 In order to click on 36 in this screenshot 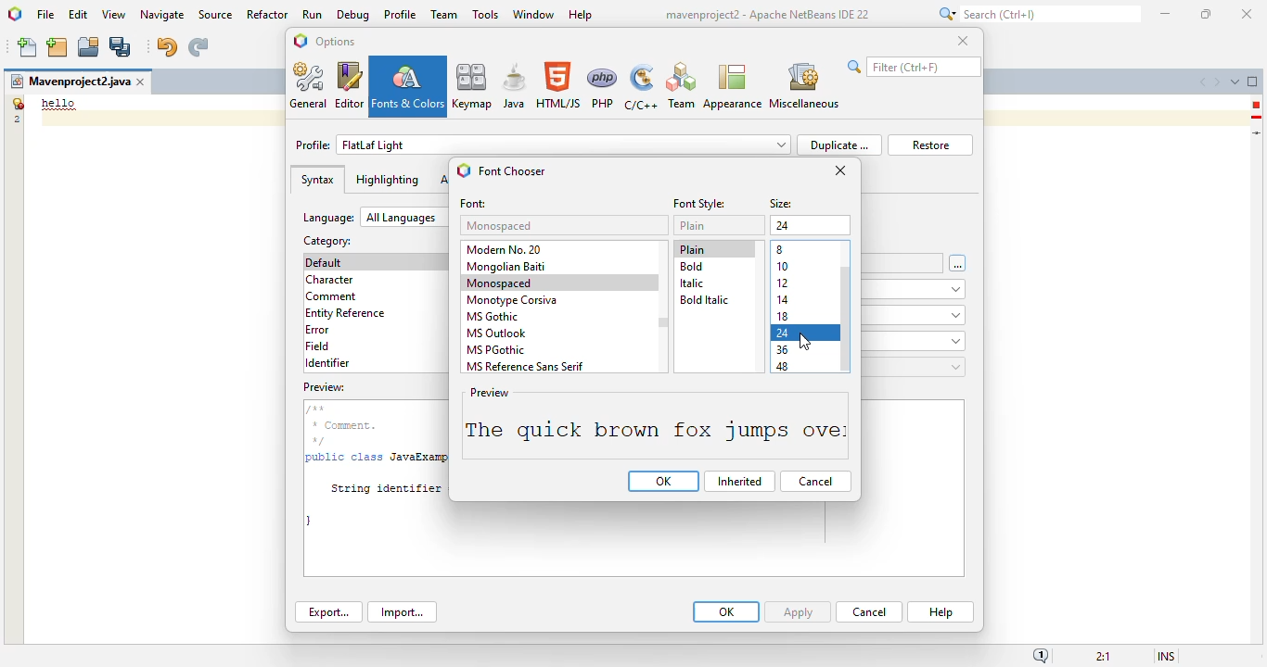, I will do `click(783, 351)`.